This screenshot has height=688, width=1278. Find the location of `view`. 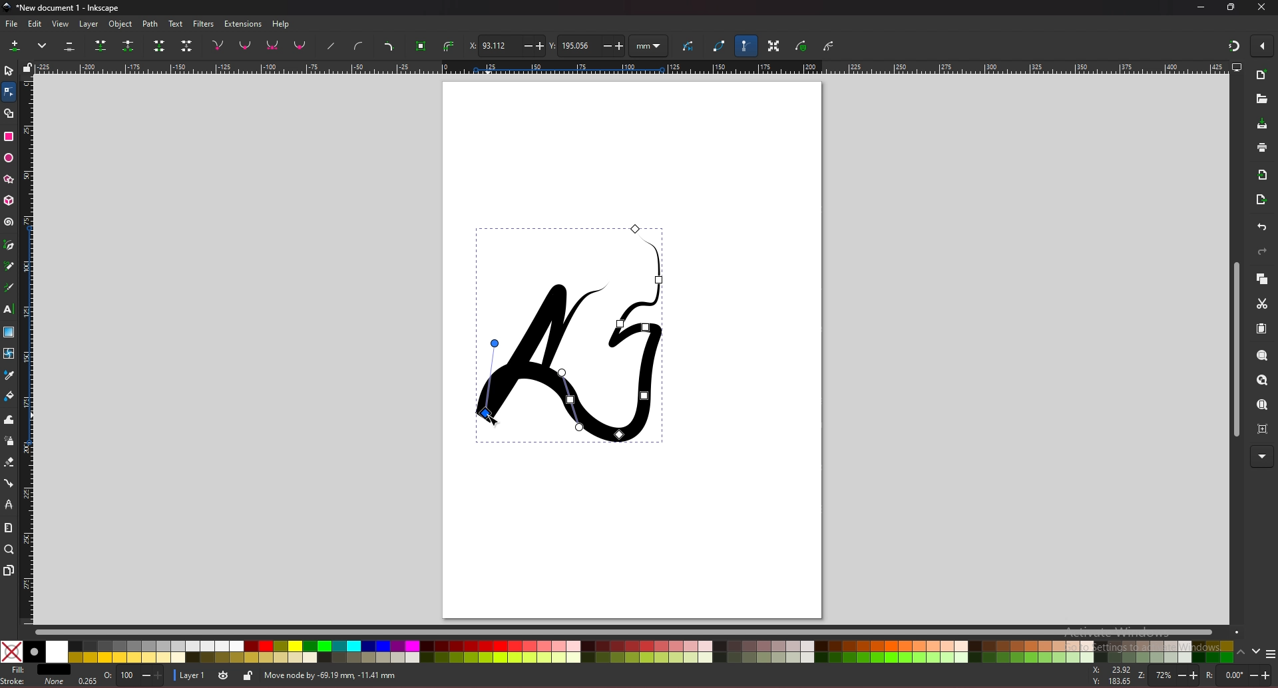

view is located at coordinates (61, 24).